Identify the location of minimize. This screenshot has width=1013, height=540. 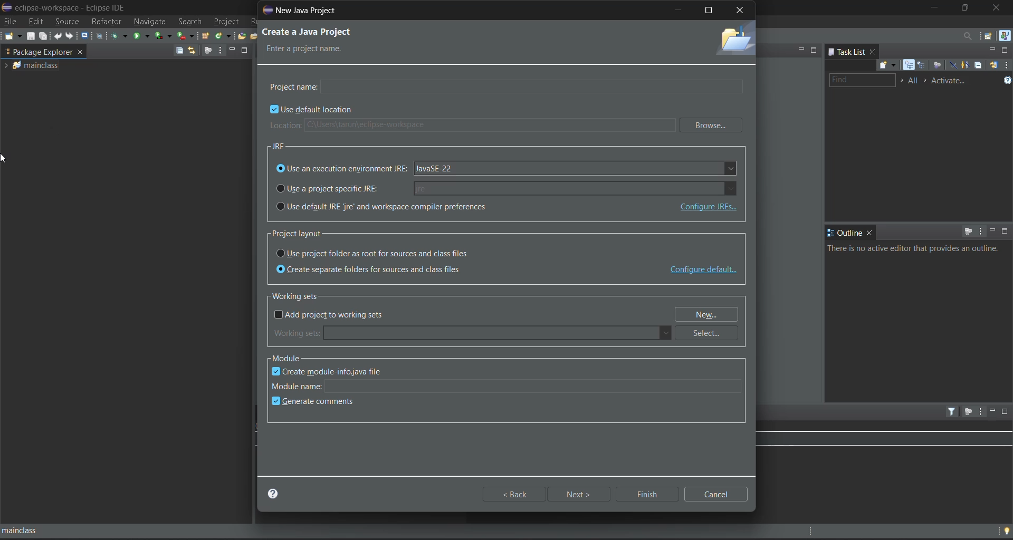
(679, 9).